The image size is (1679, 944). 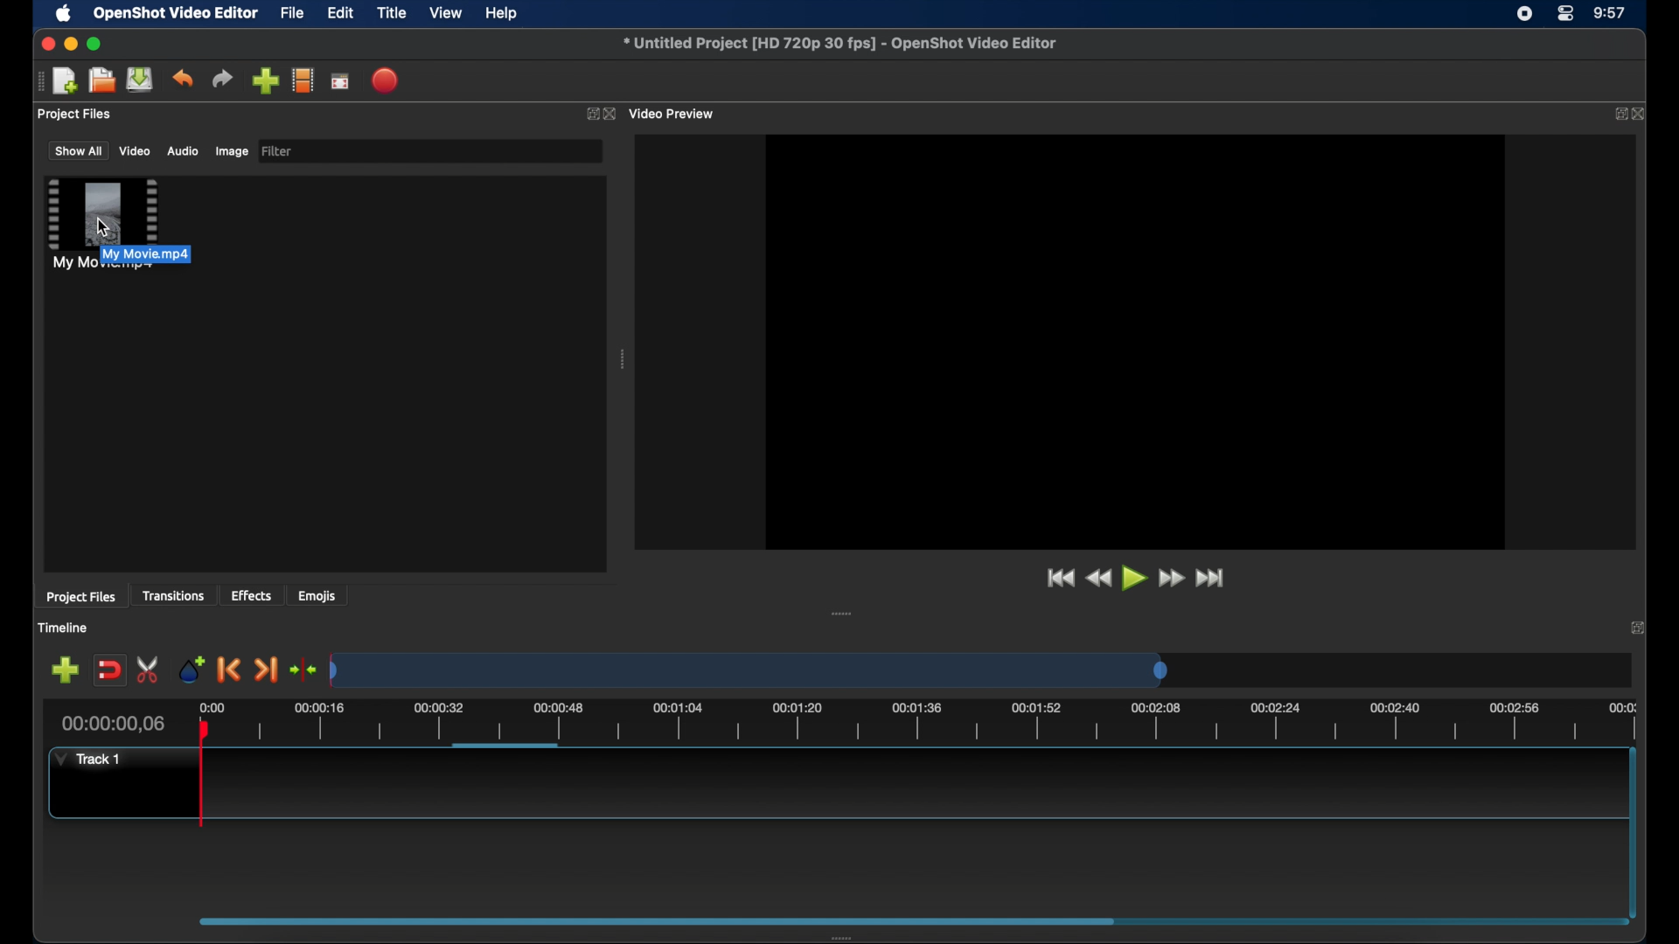 I want to click on next marker, so click(x=266, y=671).